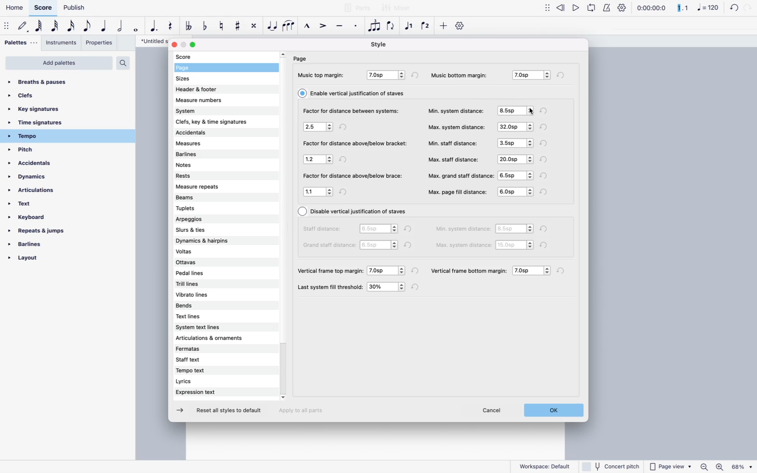 This screenshot has height=473, width=757. Describe the element at coordinates (725, 467) in the screenshot. I see `zoom` at that location.